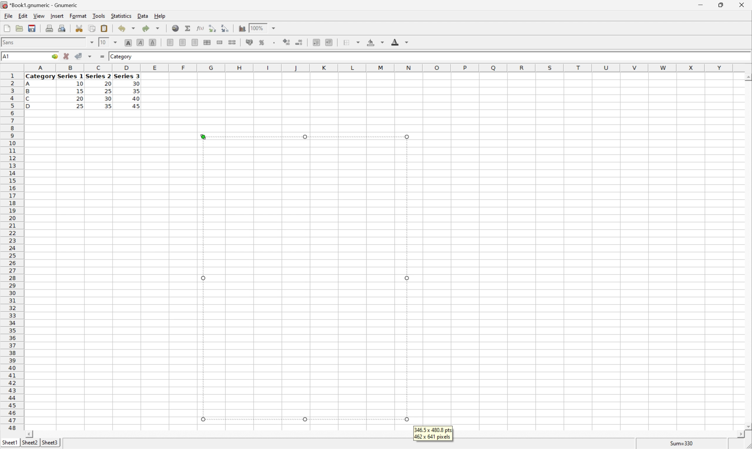  I want to click on Series 3, so click(127, 76).